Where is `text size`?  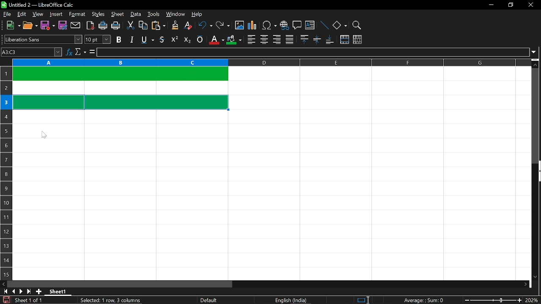
text size is located at coordinates (98, 39).